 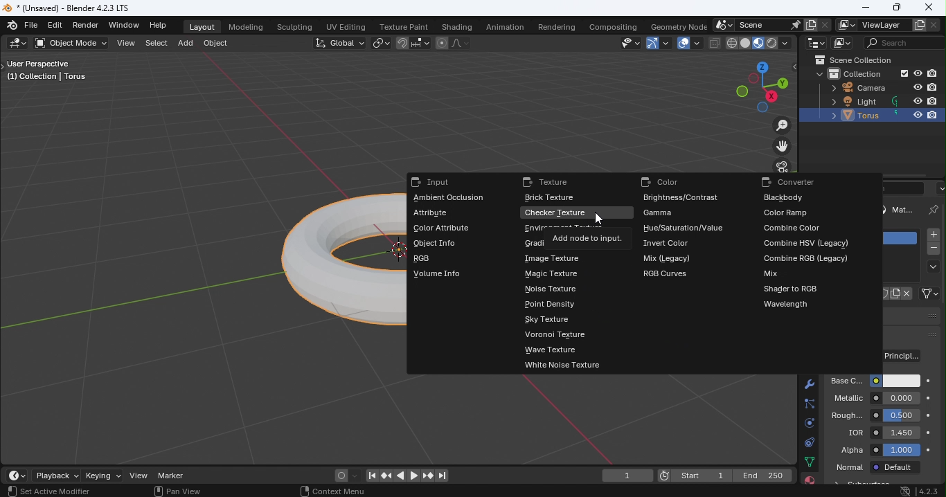 I want to click on Hide in viewpoint, so click(x=918, y=102).